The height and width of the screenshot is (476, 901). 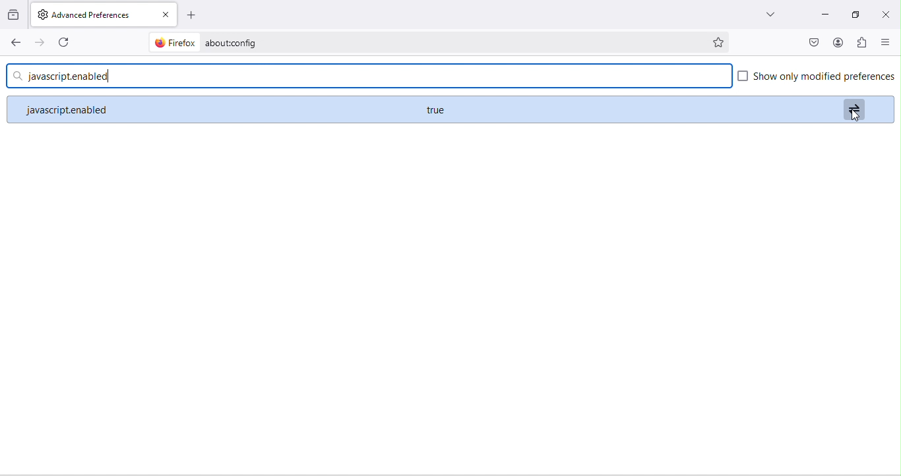 I want to click on javascript.enabled, so click(x=371, y=76).